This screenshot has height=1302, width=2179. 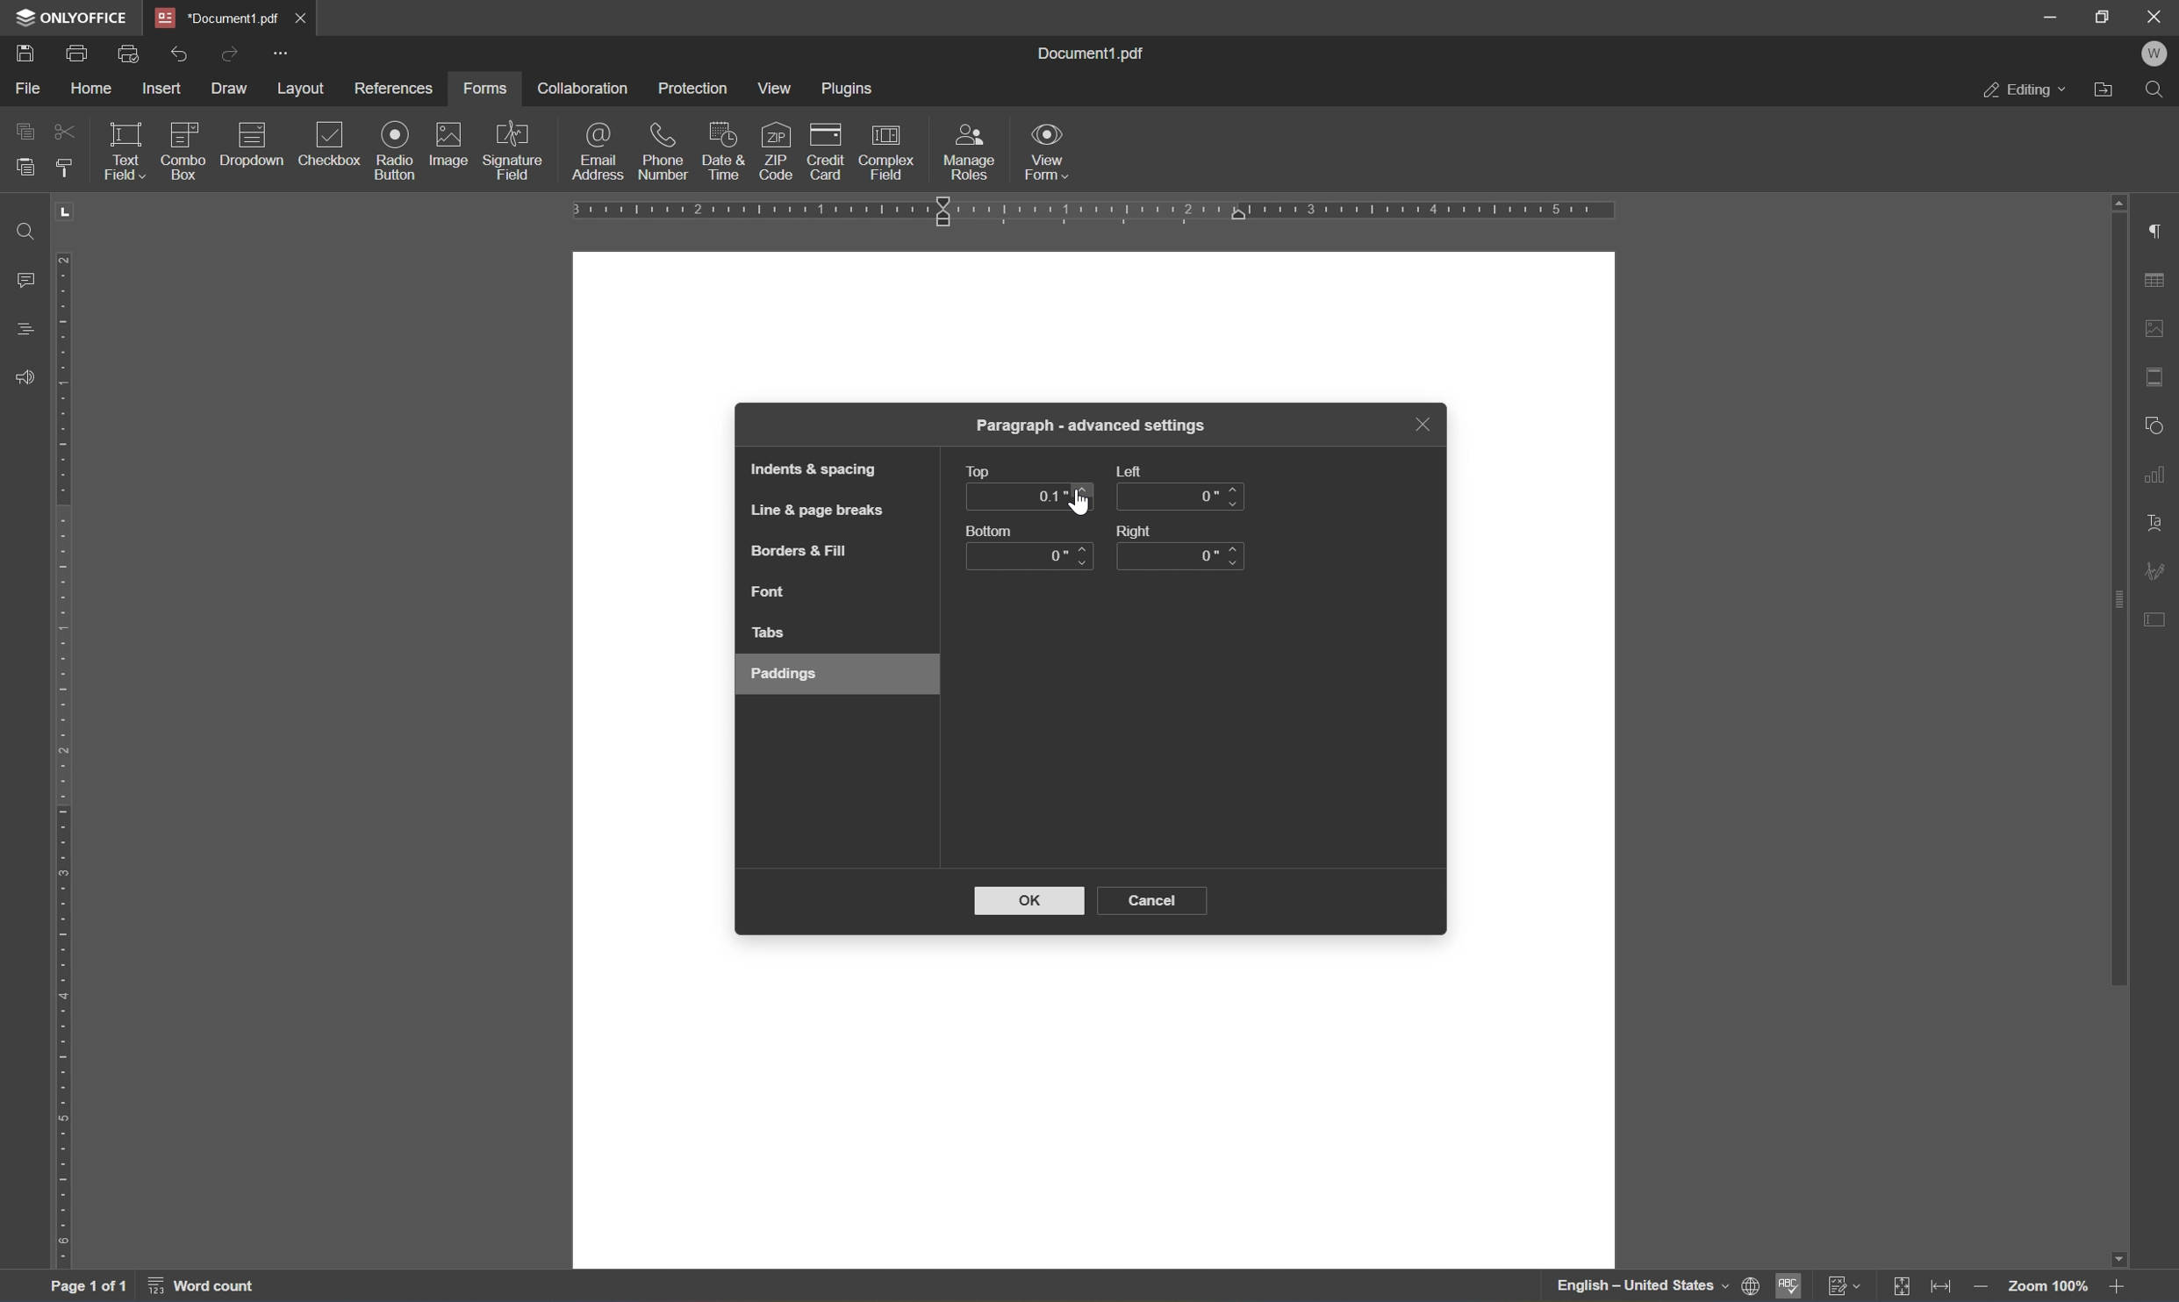 I want to click on borders & fill, so click(x=797, y=554).